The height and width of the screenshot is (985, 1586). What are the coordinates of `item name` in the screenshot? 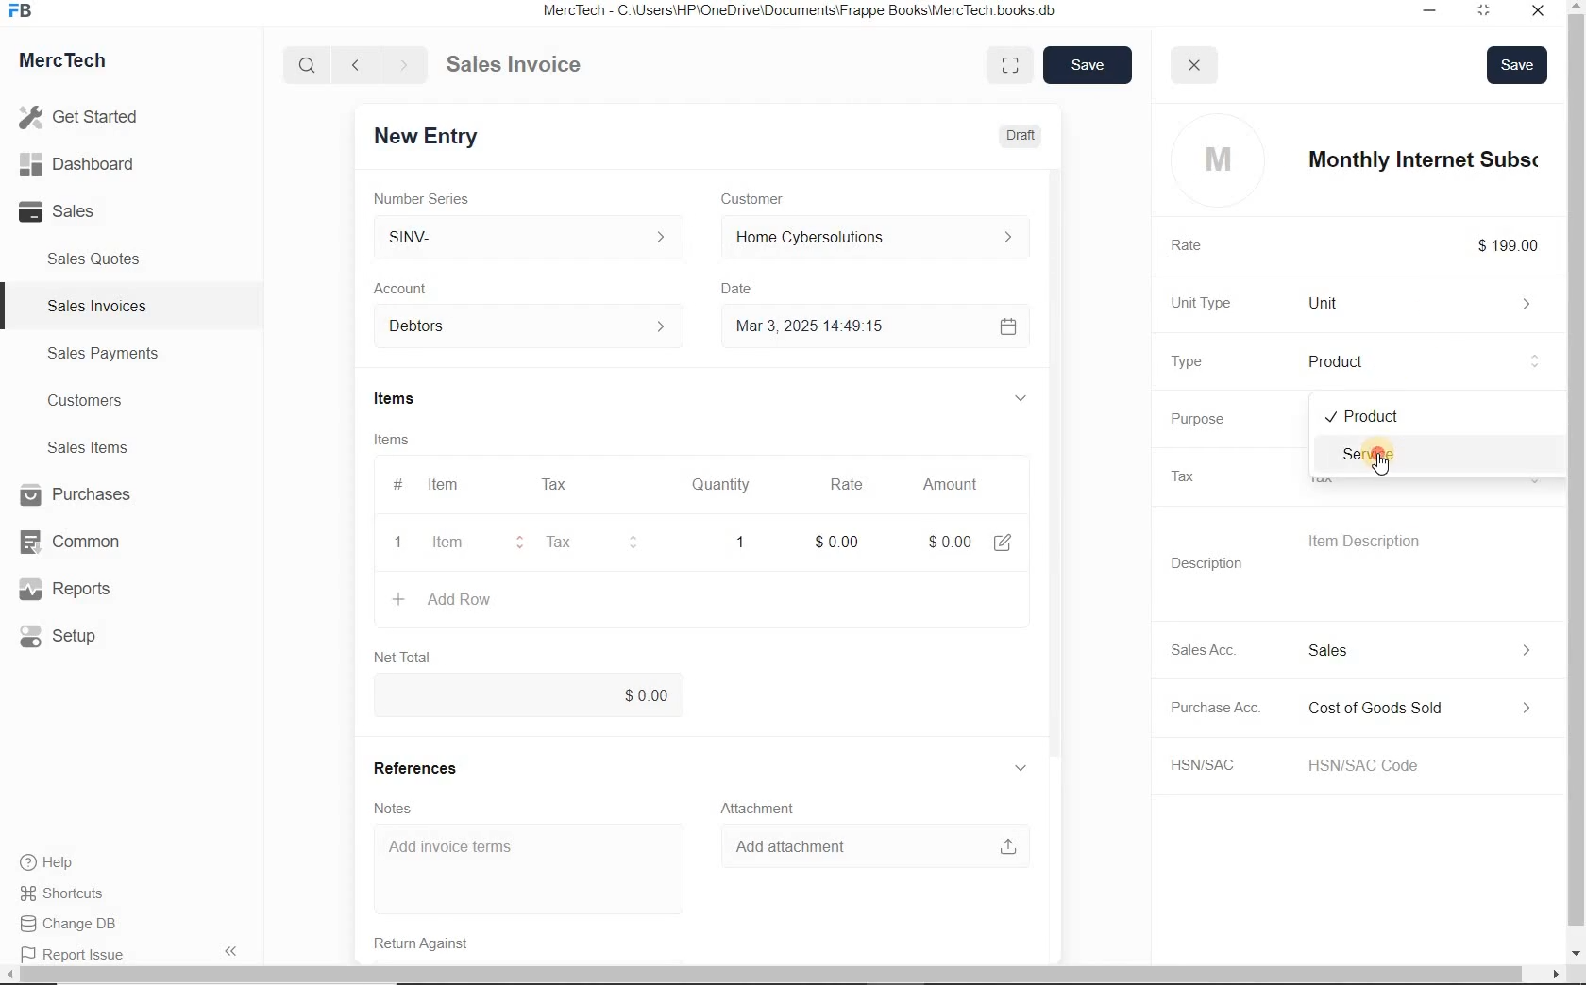 It's located at (1425, 159).